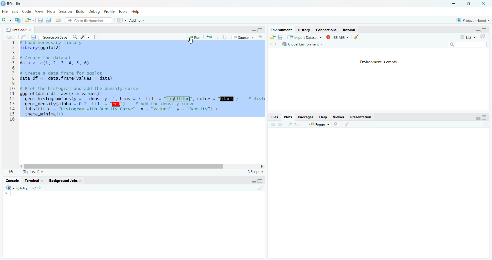 The height and width of the screenshot is (260, 492). What do you see at coordinates (323, 117) in the screenshot?
I see `Help` at bounding box center [323, 117].